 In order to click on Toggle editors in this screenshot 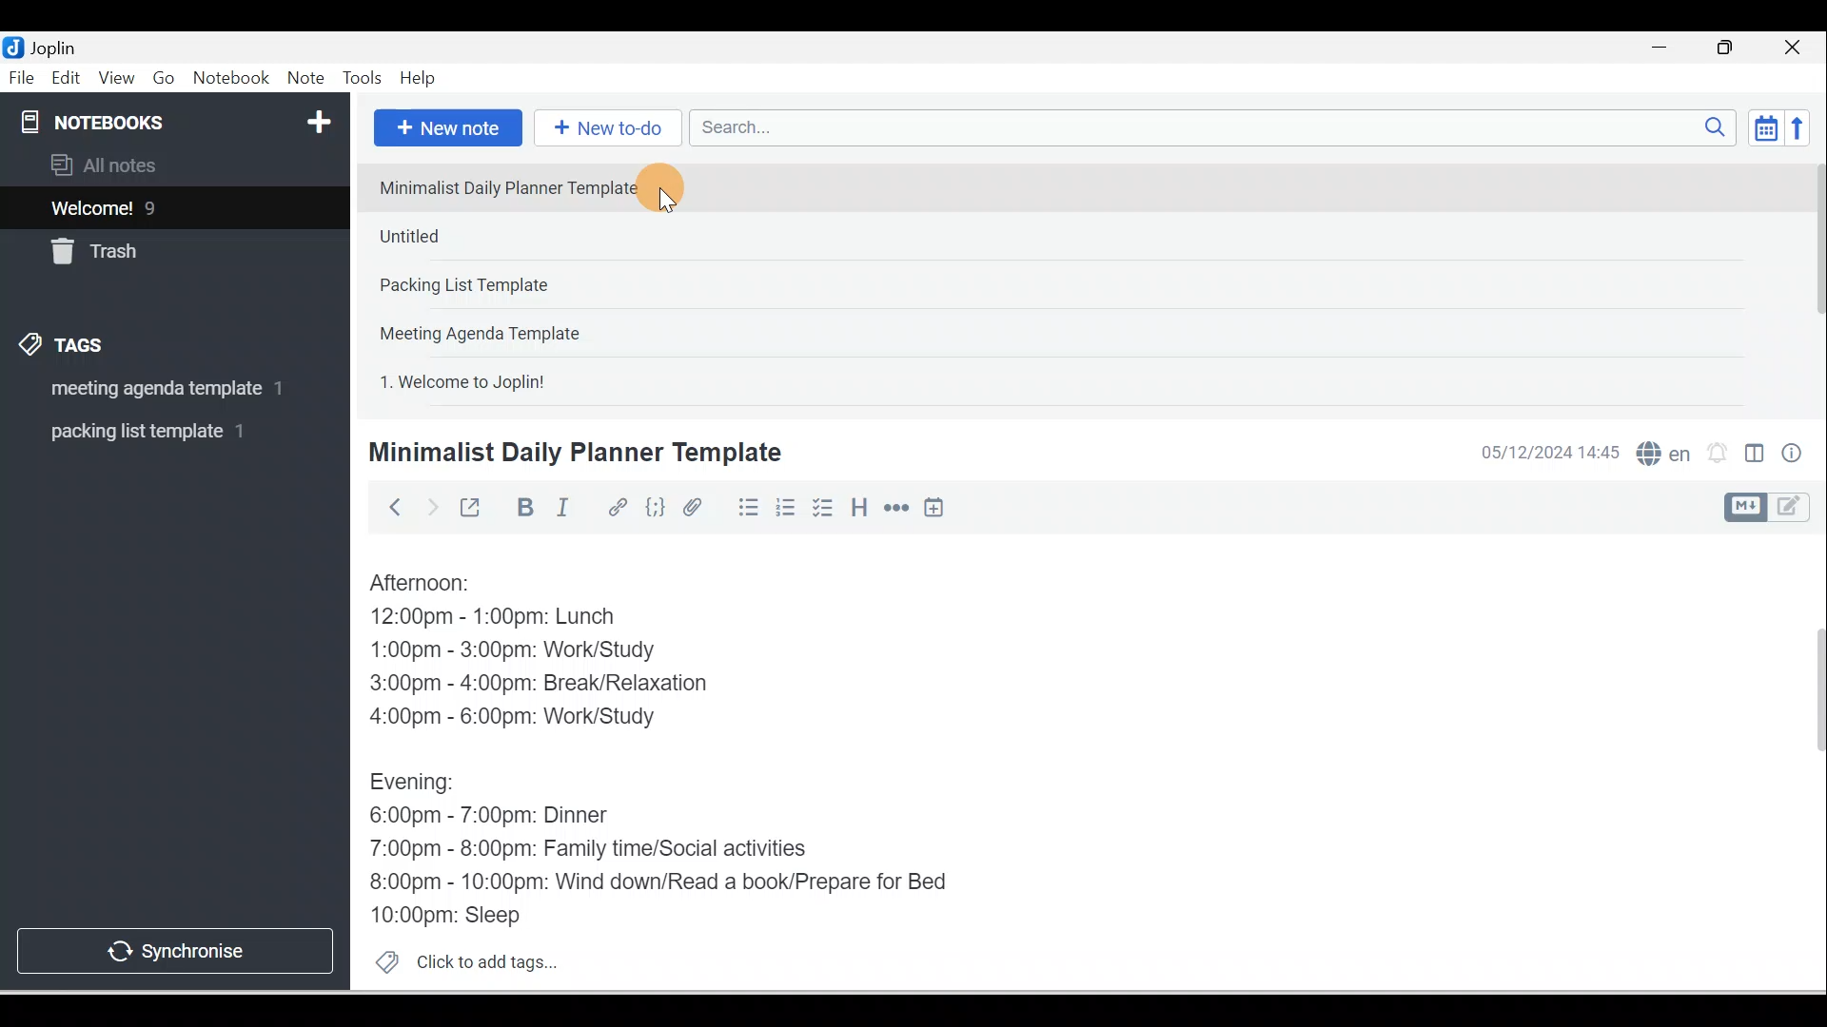, I will do `click(1755, 456)`.